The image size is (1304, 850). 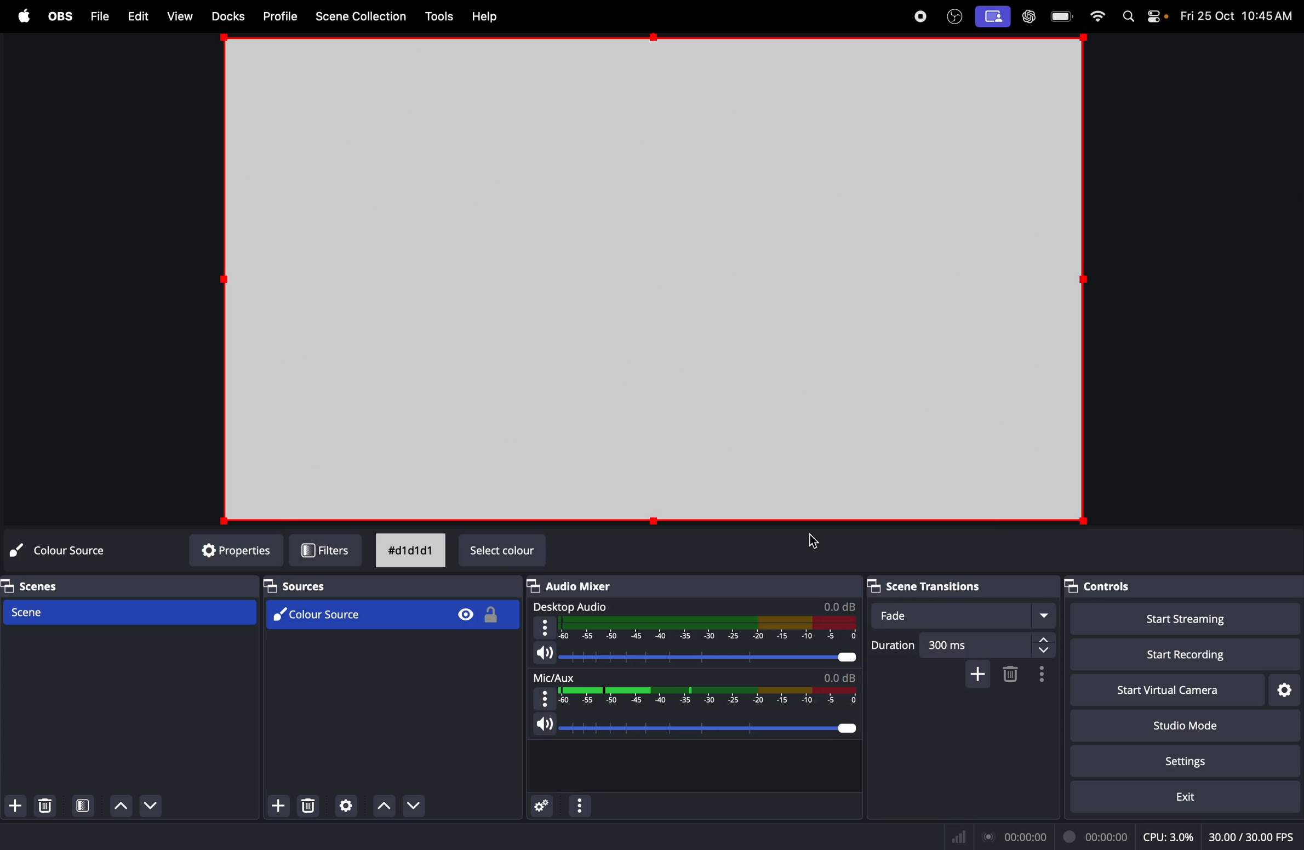 I want to click on Sources, so click(x=296, y=585).